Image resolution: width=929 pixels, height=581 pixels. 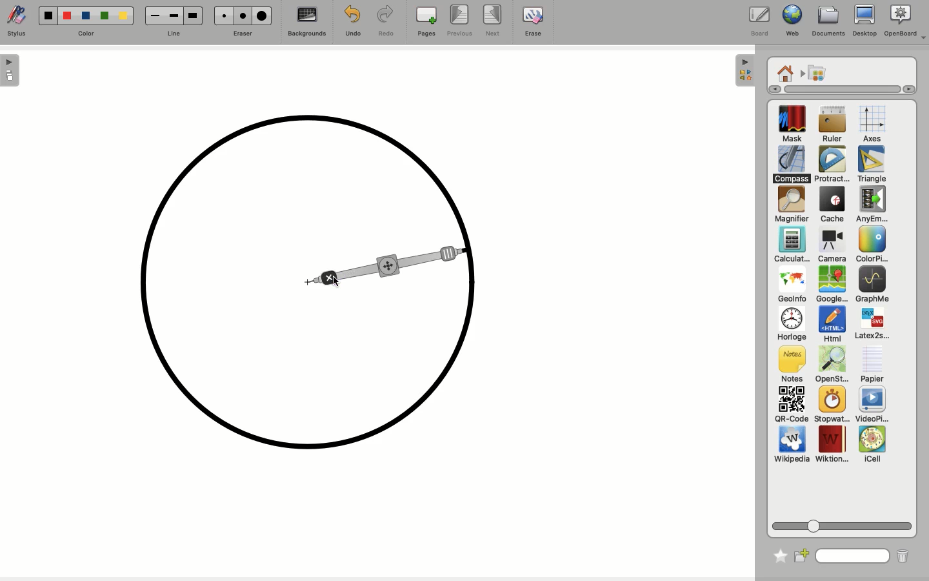 What do you see at coordinates (389, 268) in the screenshot?
I see `Compass mouse down` at bounding box center [389, 268].